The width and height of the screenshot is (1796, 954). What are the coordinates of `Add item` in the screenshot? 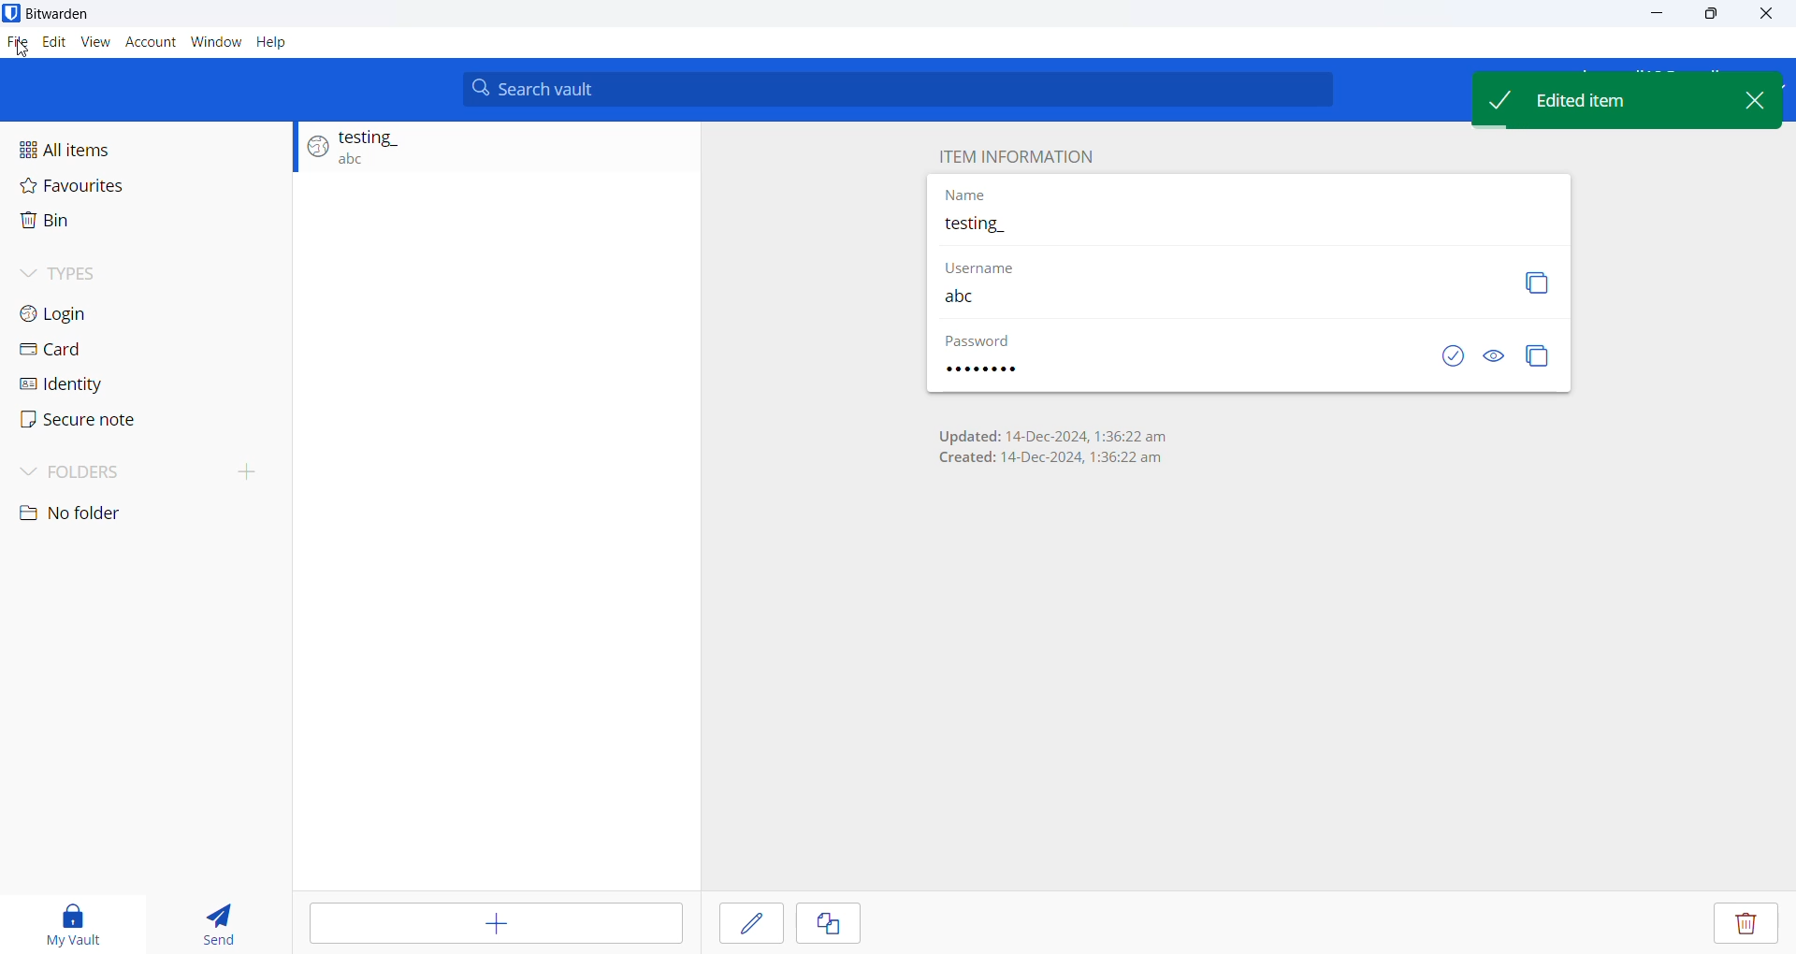 It's located at (493, 924).